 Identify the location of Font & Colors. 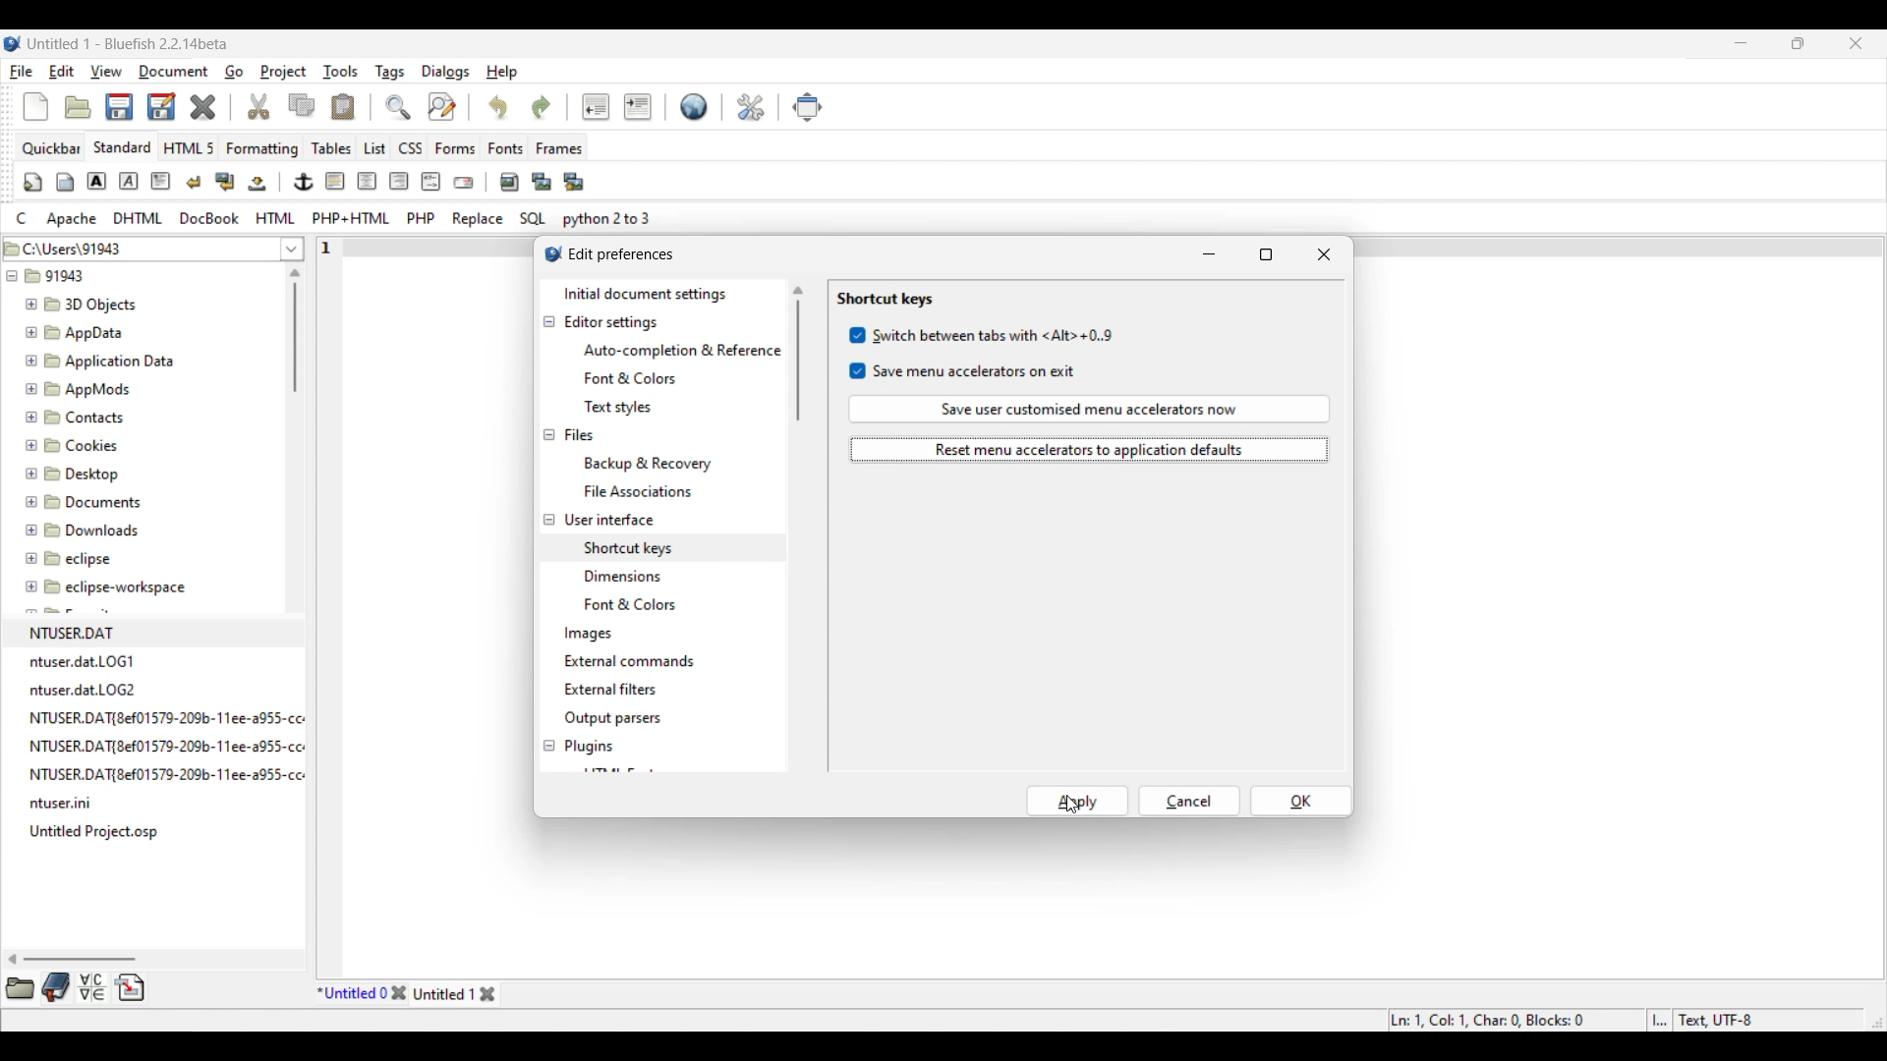
(638, 605).